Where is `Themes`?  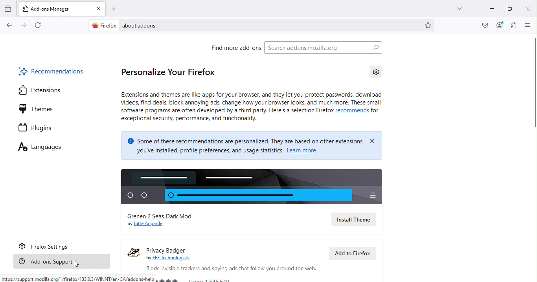
Themes is located at coordinates (35, 108).